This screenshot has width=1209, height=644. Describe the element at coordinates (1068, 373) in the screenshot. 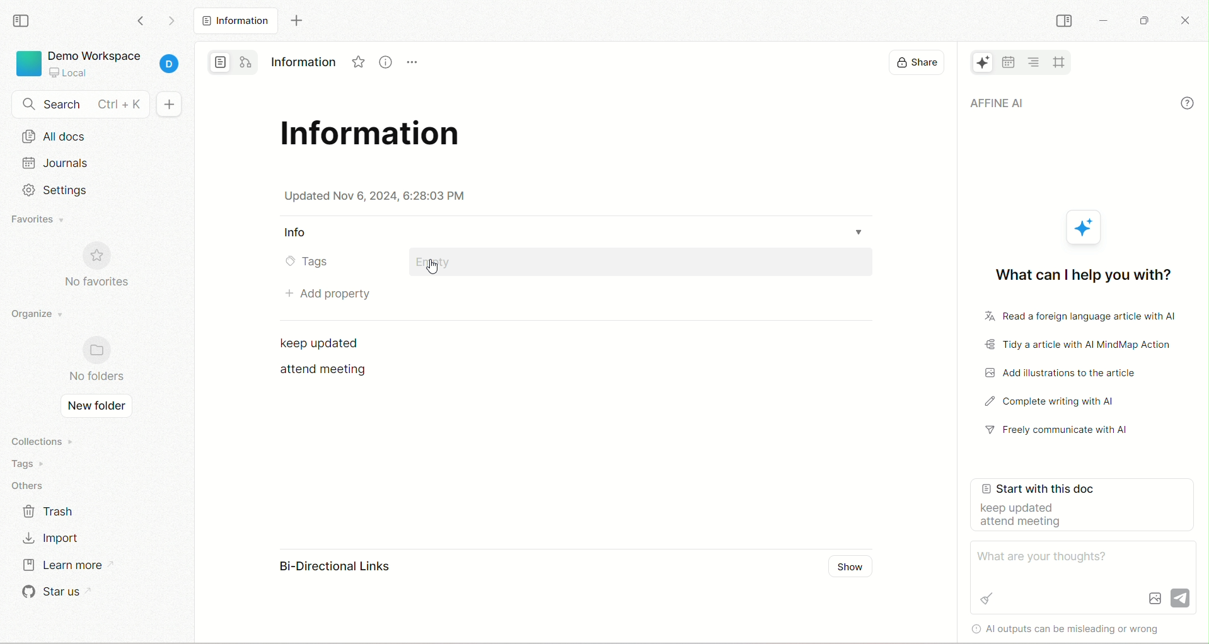

I see `add illustrations to the article` at that location.